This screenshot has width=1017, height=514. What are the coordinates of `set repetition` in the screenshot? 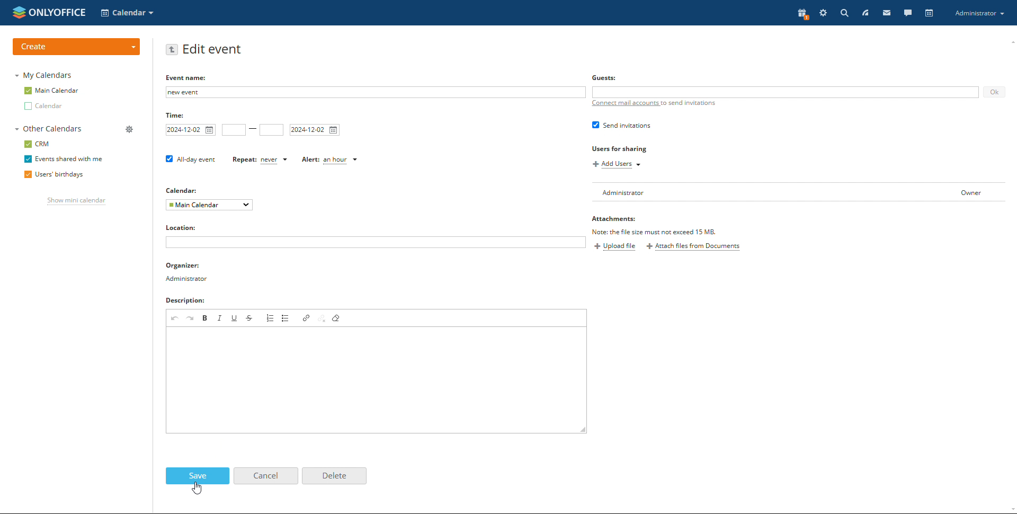 It's located at (260, 160).